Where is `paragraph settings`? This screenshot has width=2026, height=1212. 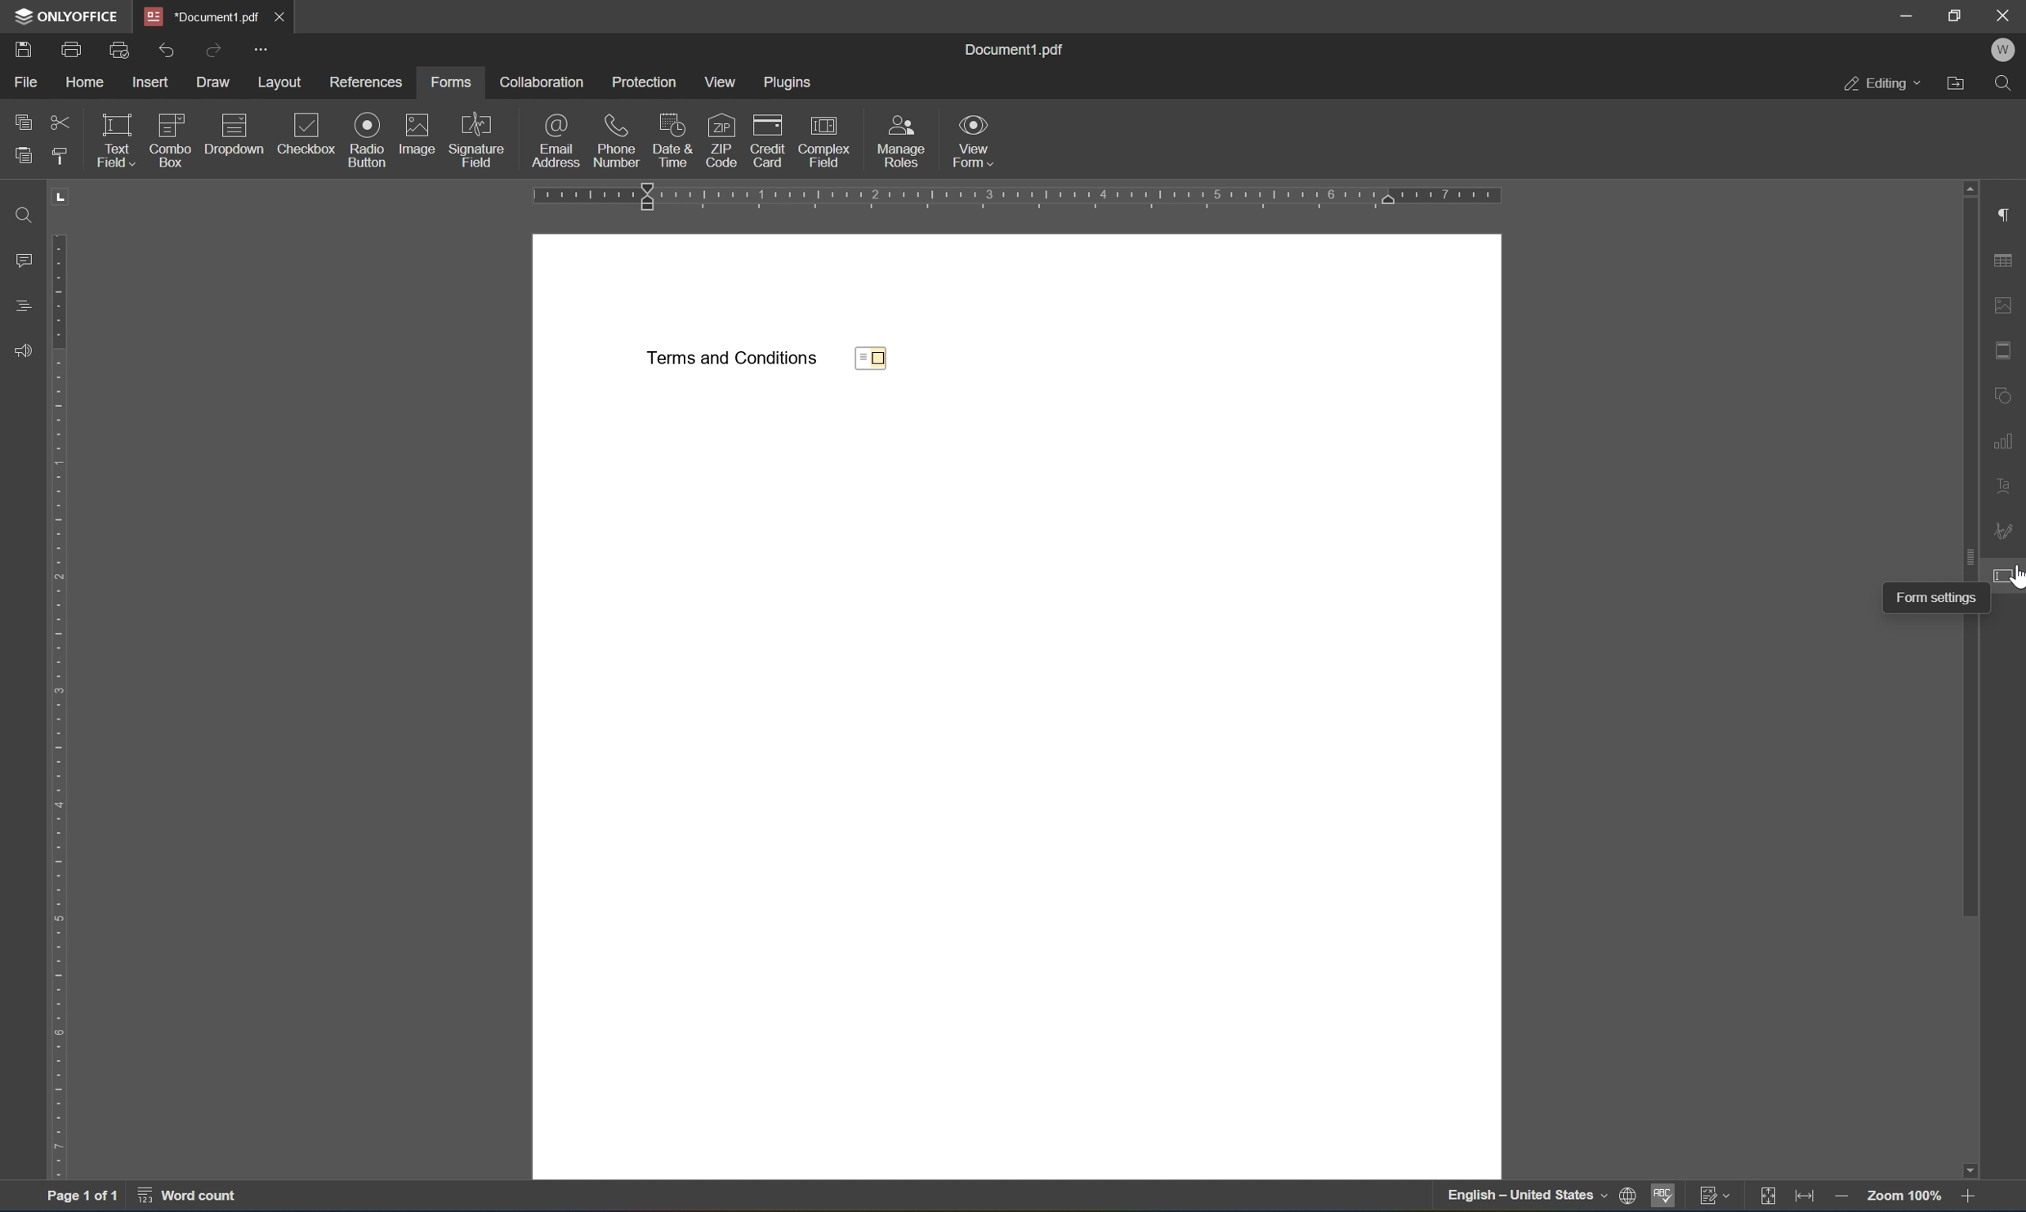 paragraph settings is located at coordinates (2008, 212).